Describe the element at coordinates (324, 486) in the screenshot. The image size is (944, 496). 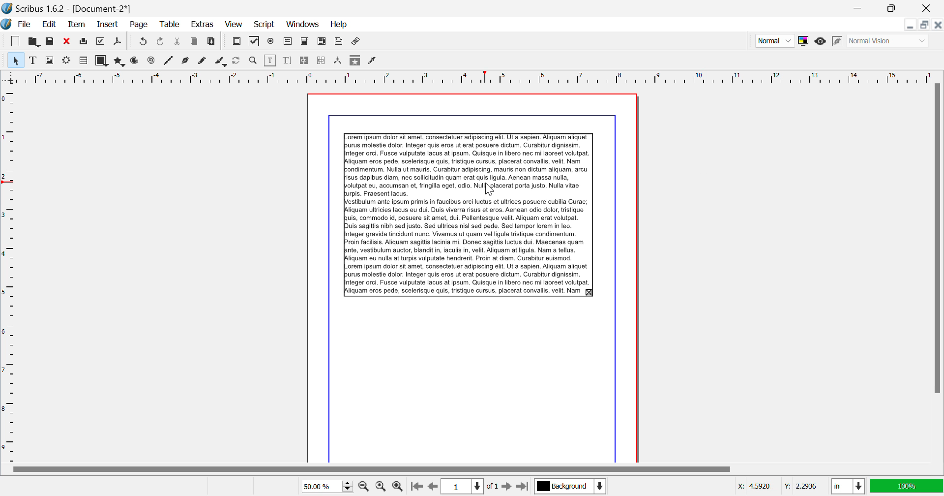
I see `Zoom 50%` at that location.